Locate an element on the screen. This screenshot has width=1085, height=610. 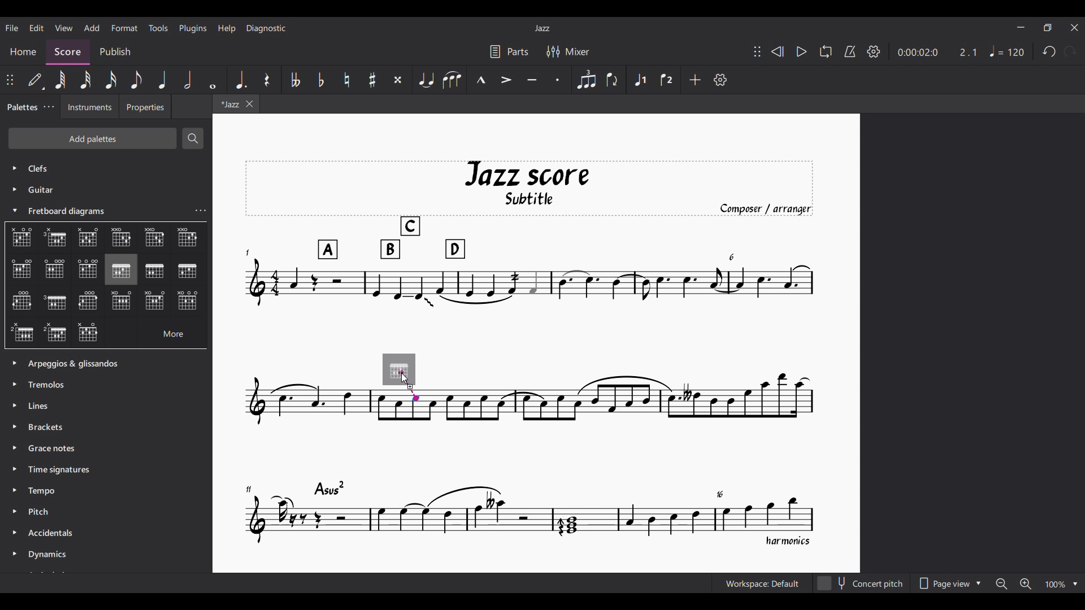
Chart 13 is located at coordinates (55, 302).